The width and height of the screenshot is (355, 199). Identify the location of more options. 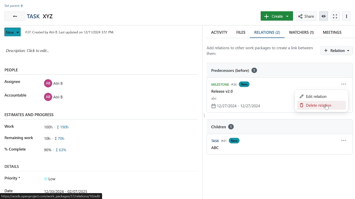
(346, 16).